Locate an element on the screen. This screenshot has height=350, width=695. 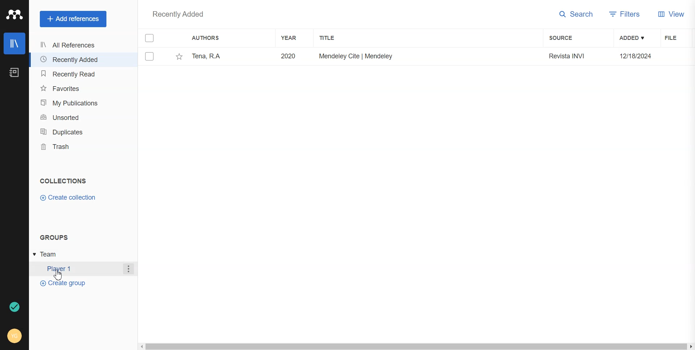
Favorites is located at coordinates (73, 88).